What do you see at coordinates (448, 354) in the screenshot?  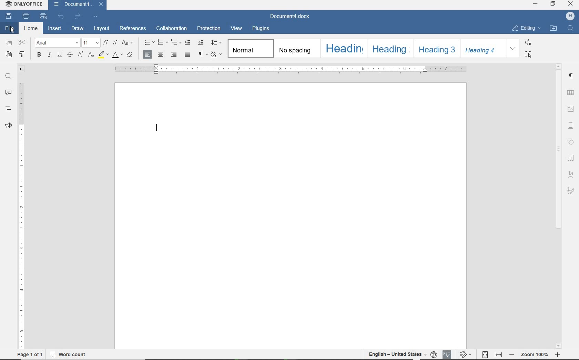 I see `spell checking` at bounding box center [448, 354].